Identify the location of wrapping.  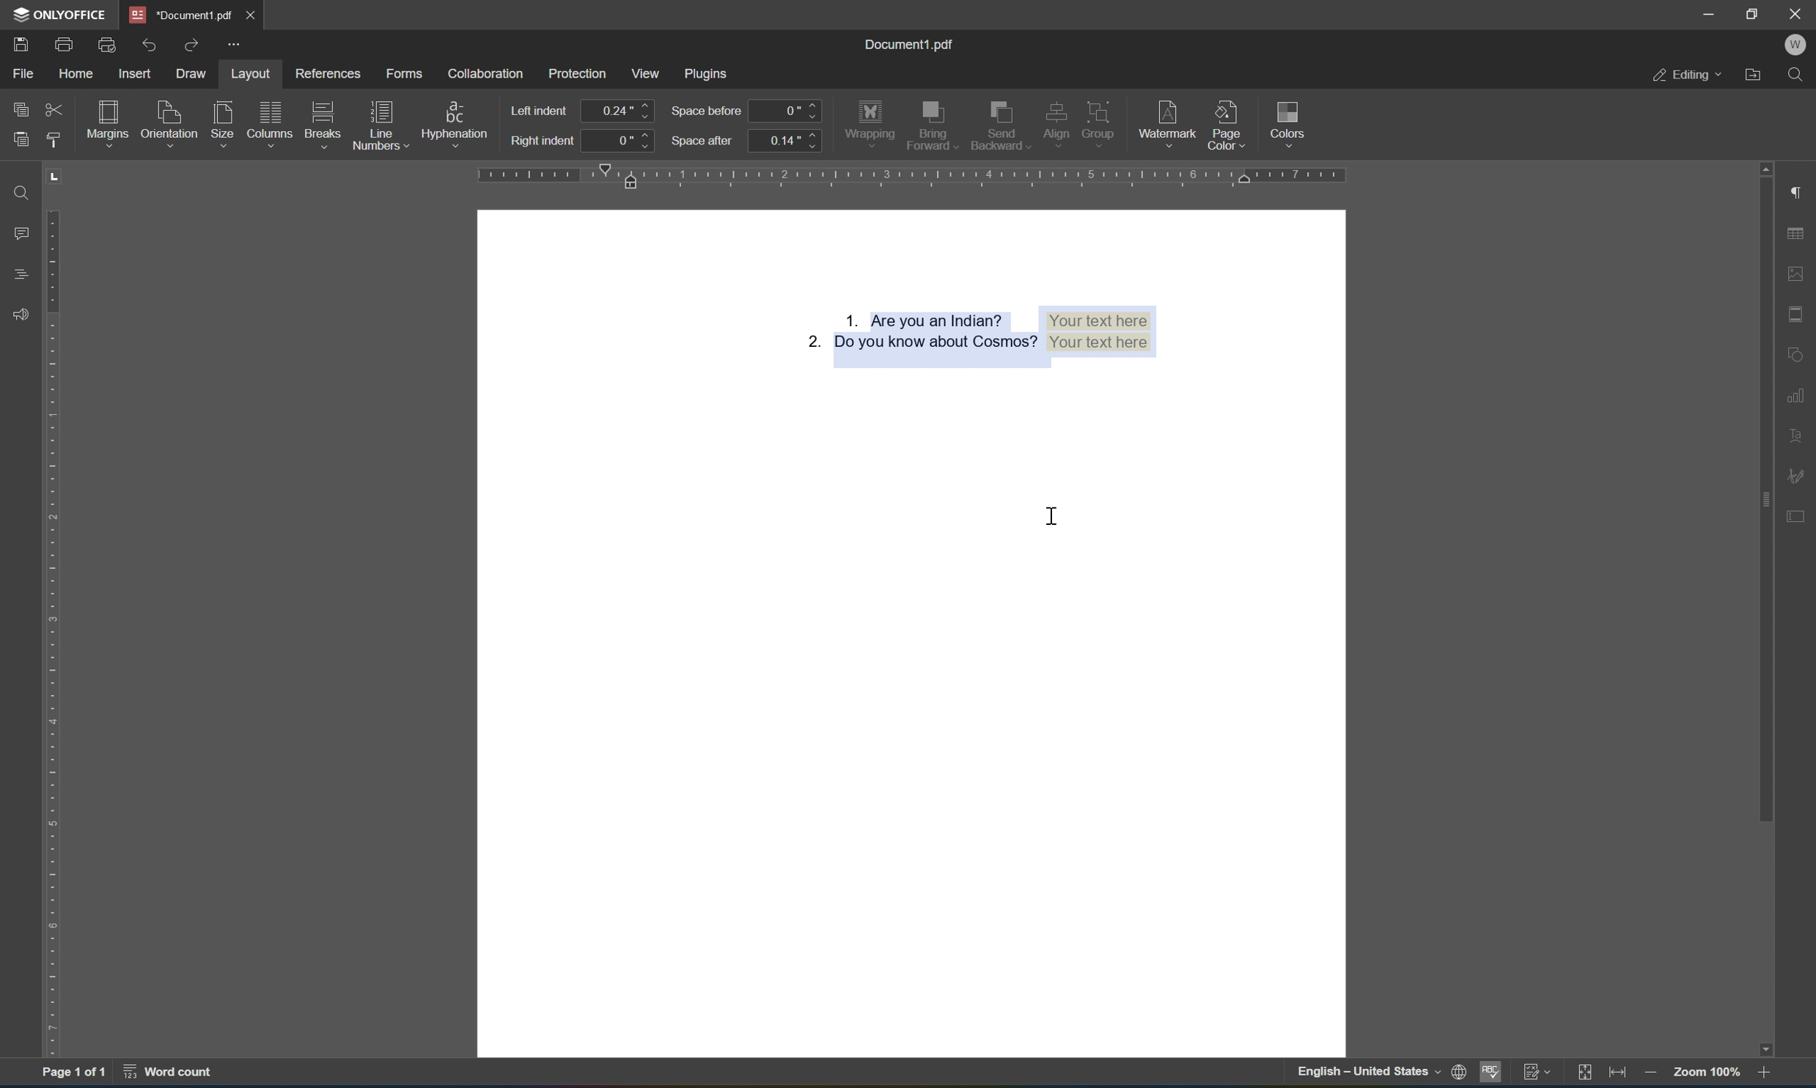
(871, 121).